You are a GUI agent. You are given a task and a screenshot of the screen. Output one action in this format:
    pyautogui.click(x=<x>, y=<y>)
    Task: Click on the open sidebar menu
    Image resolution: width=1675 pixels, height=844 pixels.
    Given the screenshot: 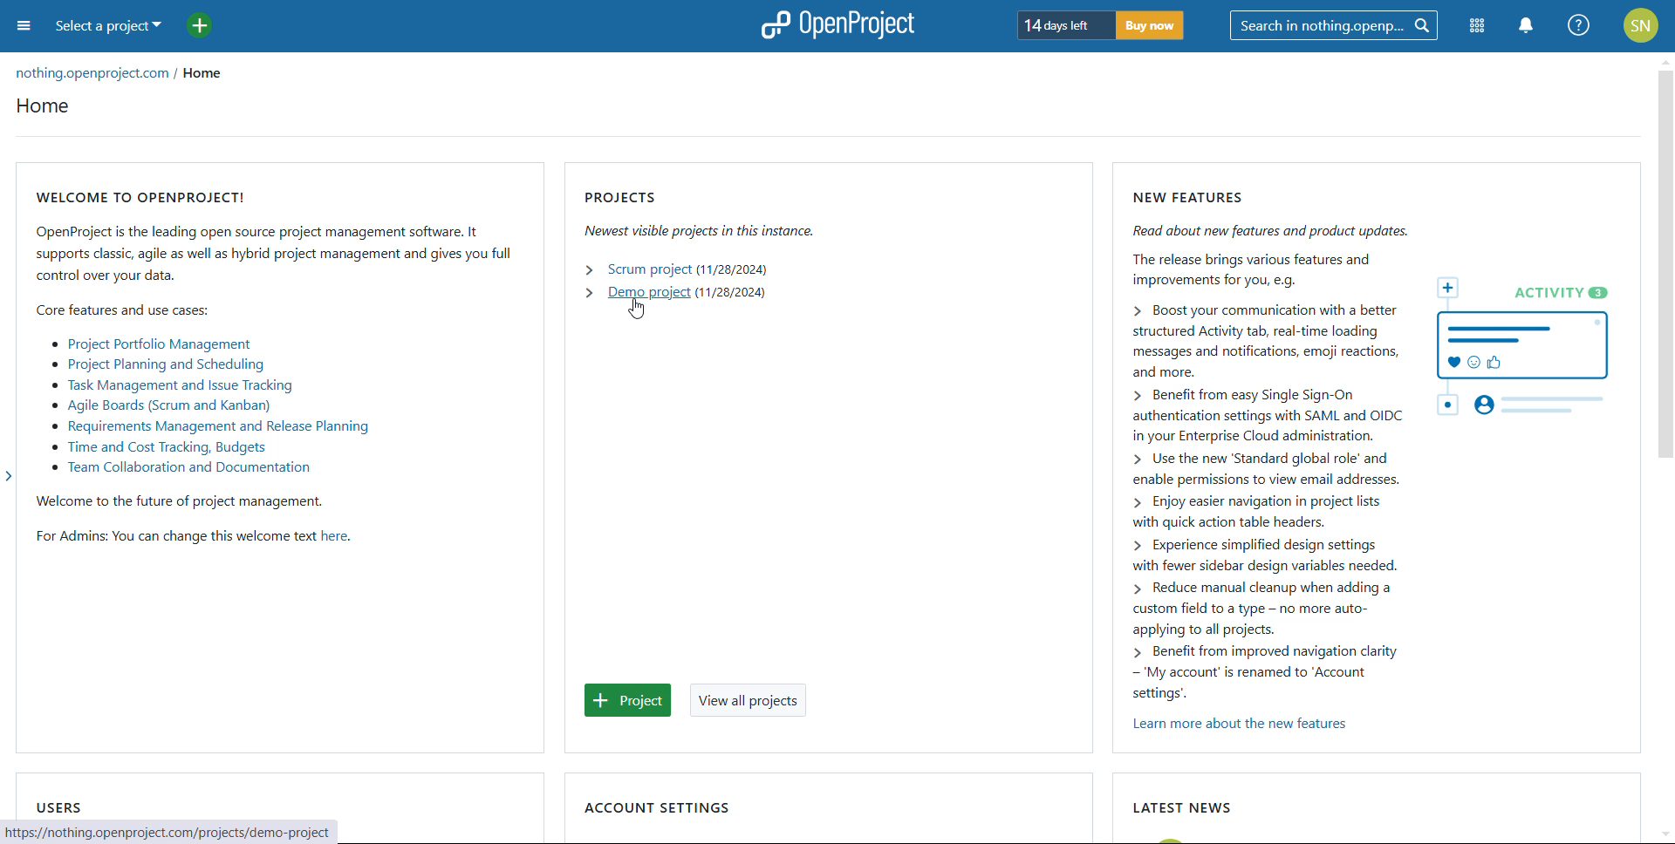 What is the action you would take?
    pyautogui.click(x=25, y=25)
    